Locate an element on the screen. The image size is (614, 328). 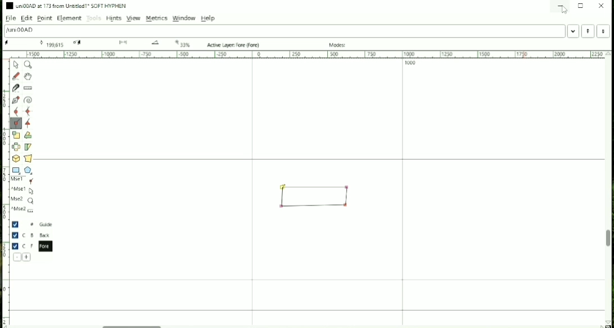
Add a point, then drag out its control points is located at coordinates (16, 100).